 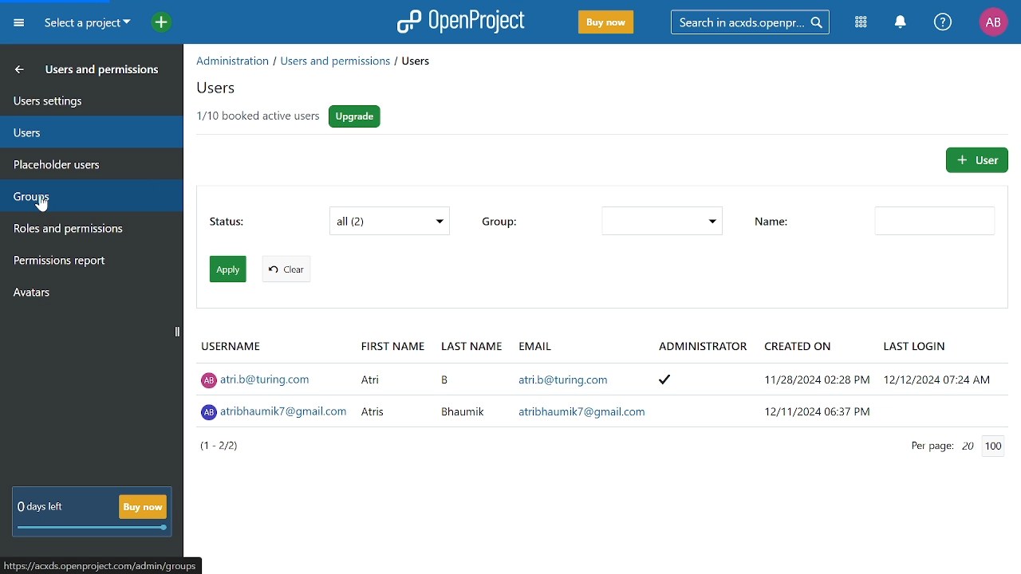 I want to click on User "atri.b@turing,com", so click(x=607, y=378).